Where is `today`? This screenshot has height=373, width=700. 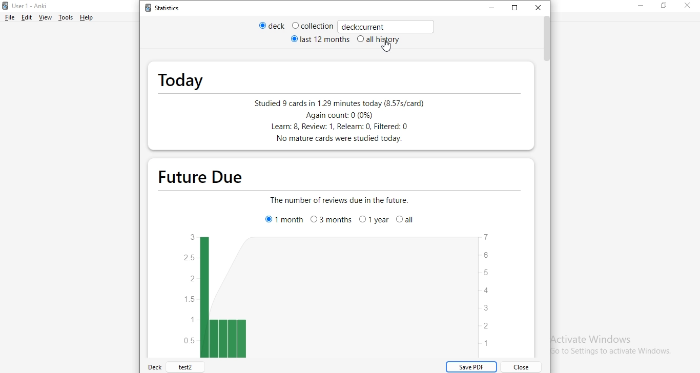
today is located at coordinates (182, 77).